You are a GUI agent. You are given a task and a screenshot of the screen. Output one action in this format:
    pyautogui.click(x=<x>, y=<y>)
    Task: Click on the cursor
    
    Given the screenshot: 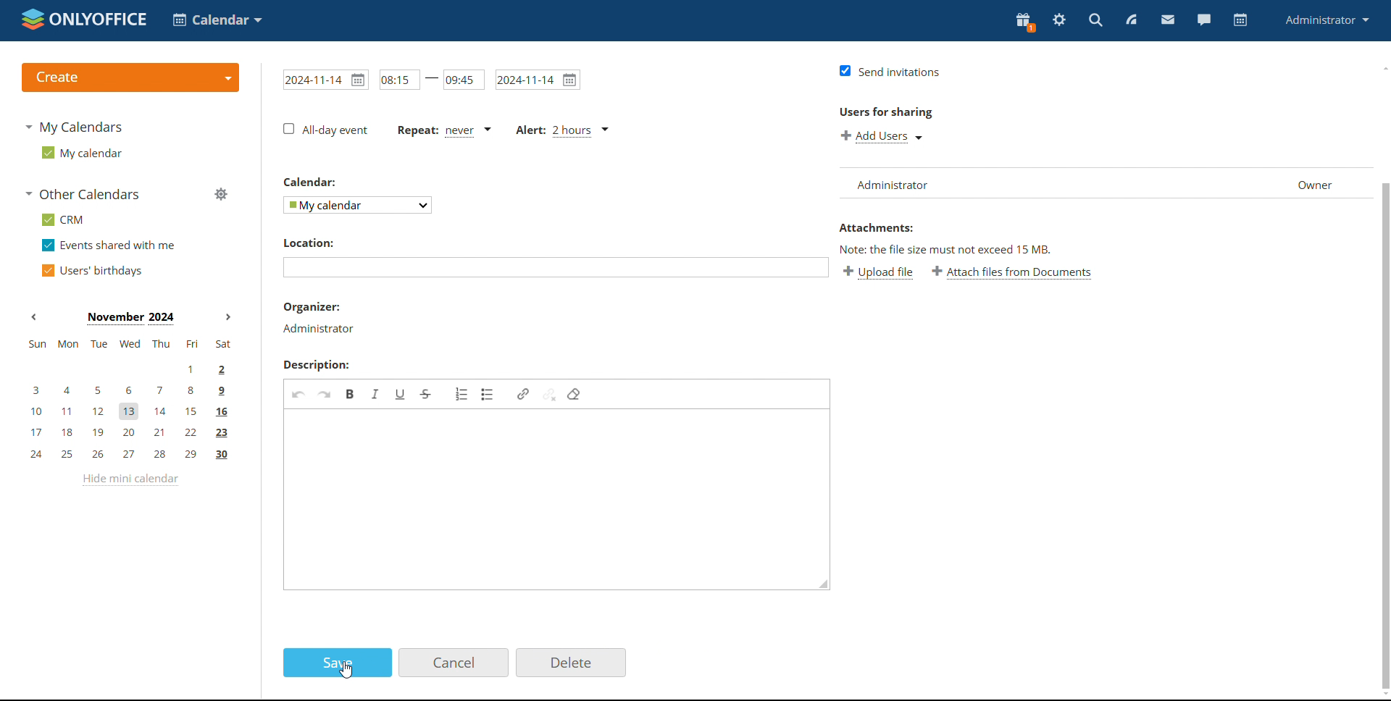 What is the action you would take?
    pyautogui.click(x=348, y=673)
    